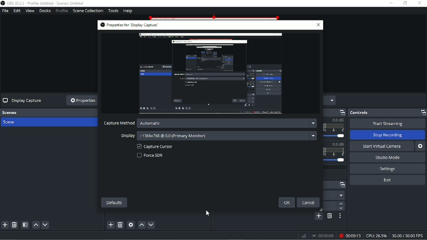 The image size is (427, 240). I want to click on Start streaming, so click(388, 124).